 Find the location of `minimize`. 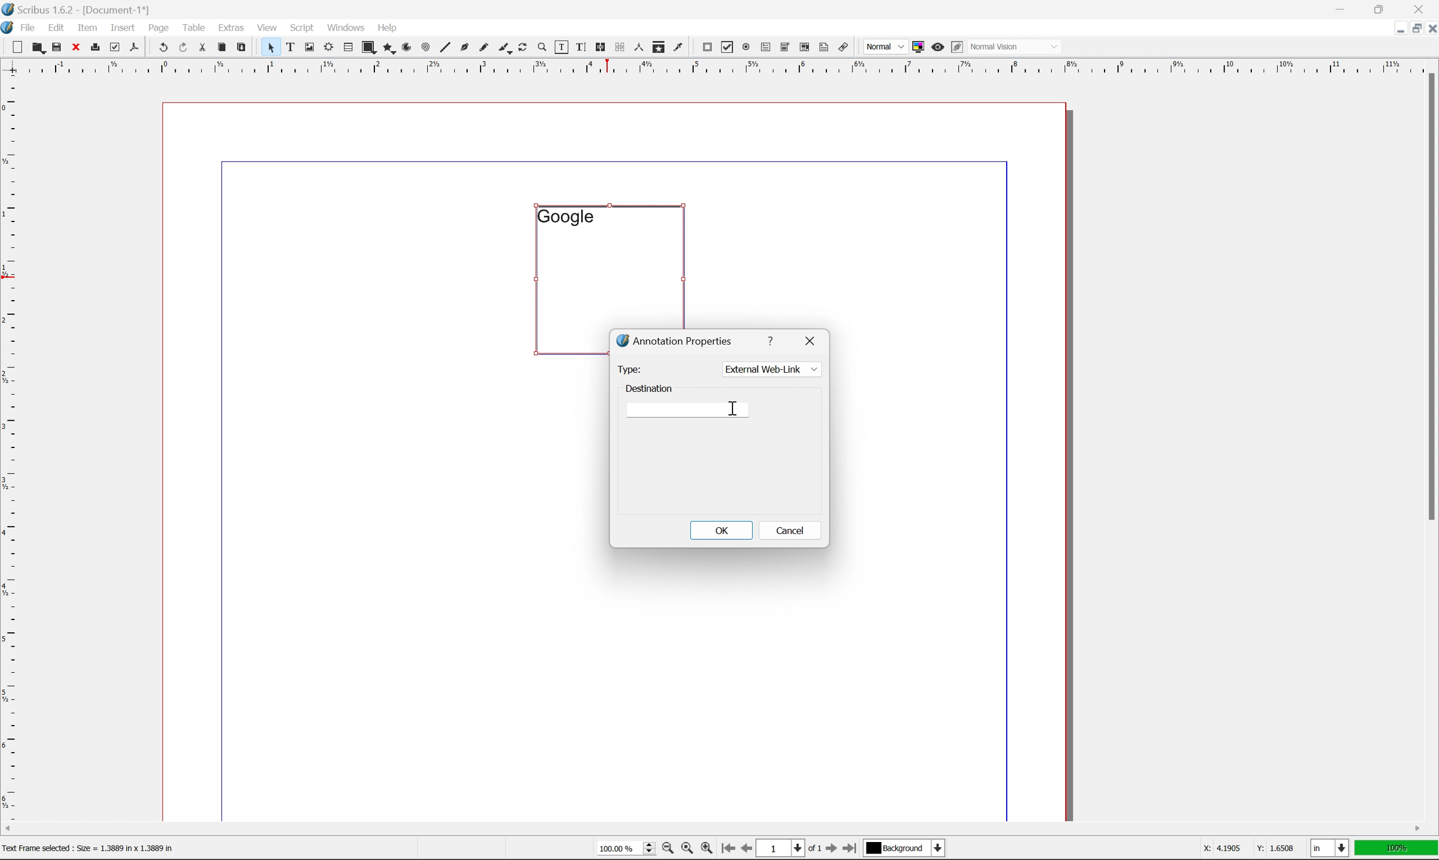

minimize is located at coordinates (1393, 27).